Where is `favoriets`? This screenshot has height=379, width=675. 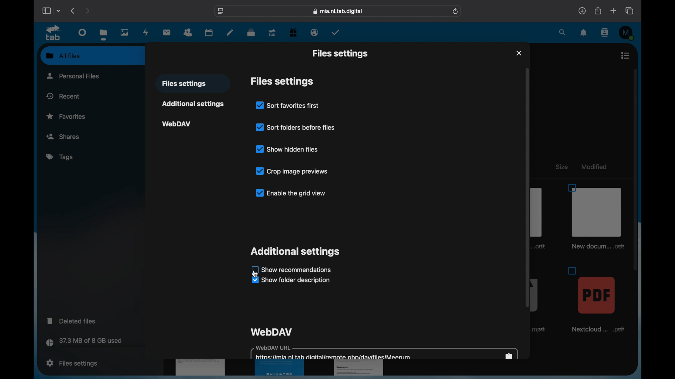
favoriets is located at coordinates (67, 116).